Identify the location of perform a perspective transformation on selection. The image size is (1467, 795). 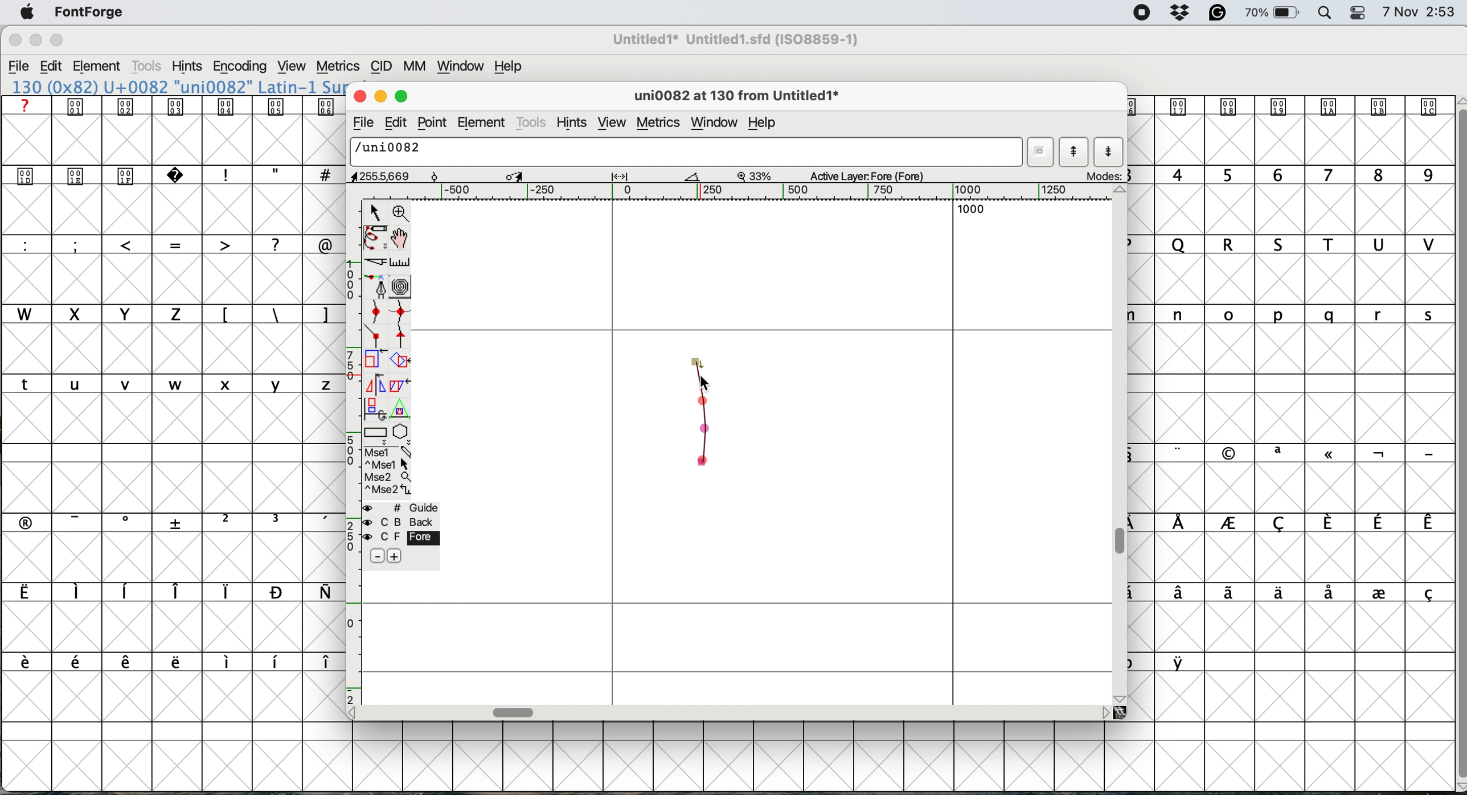
(402, 412).